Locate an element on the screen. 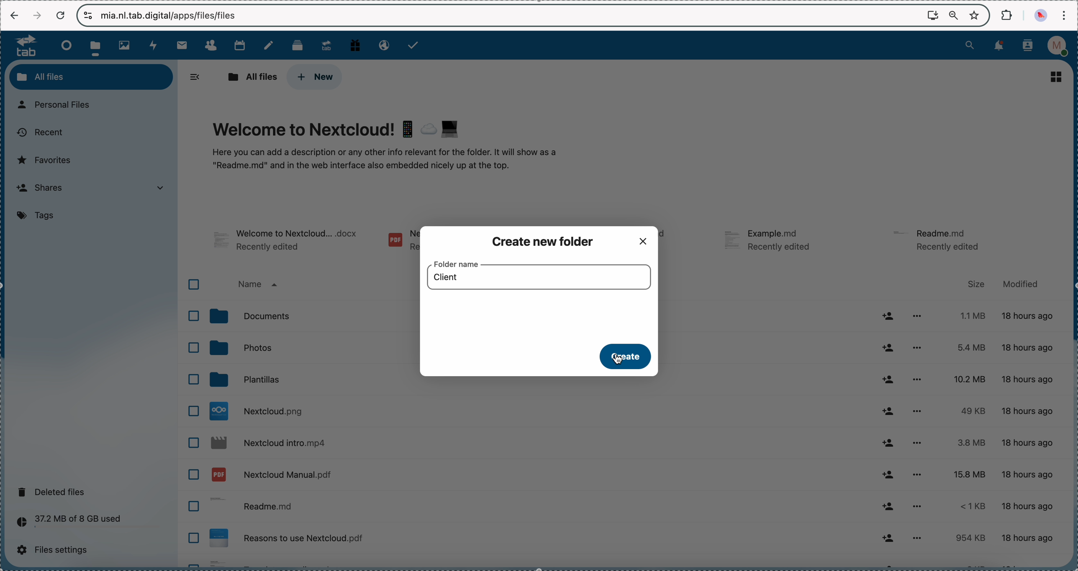  click on new is located at coordinates (313, 77).